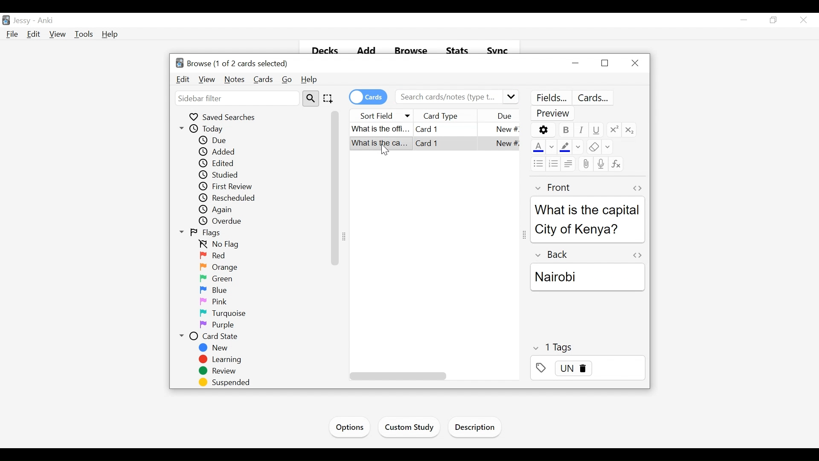  Describe the element at coordinates (215, 278) in the screenshot. I see `Green` at that location.